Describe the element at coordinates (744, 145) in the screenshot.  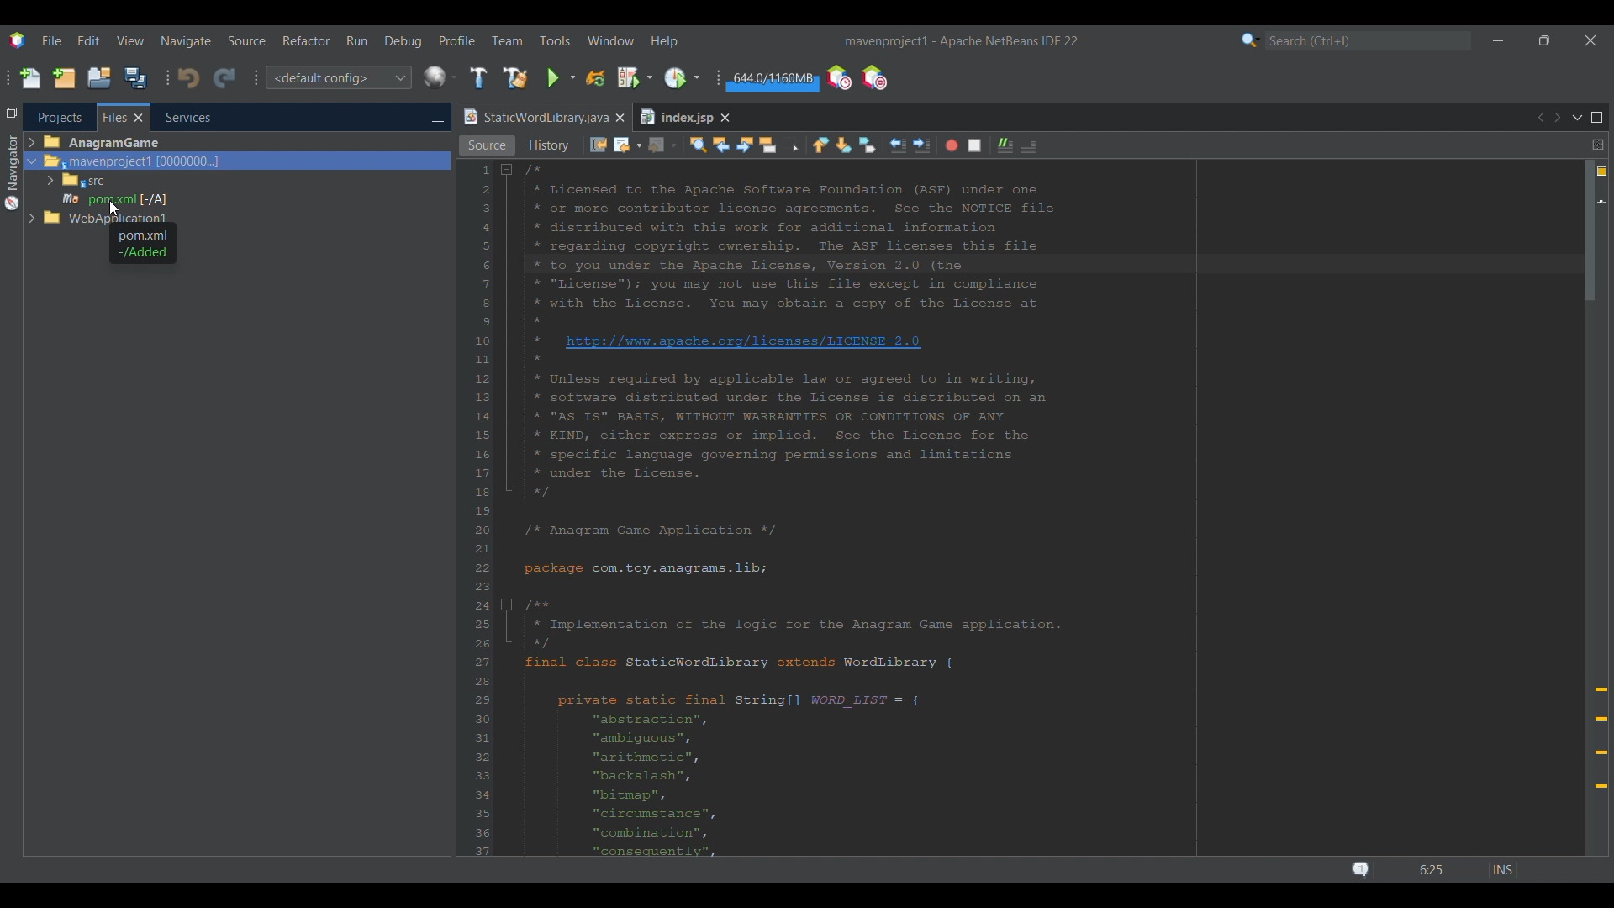
I see `Find next occurrence ` at that location.